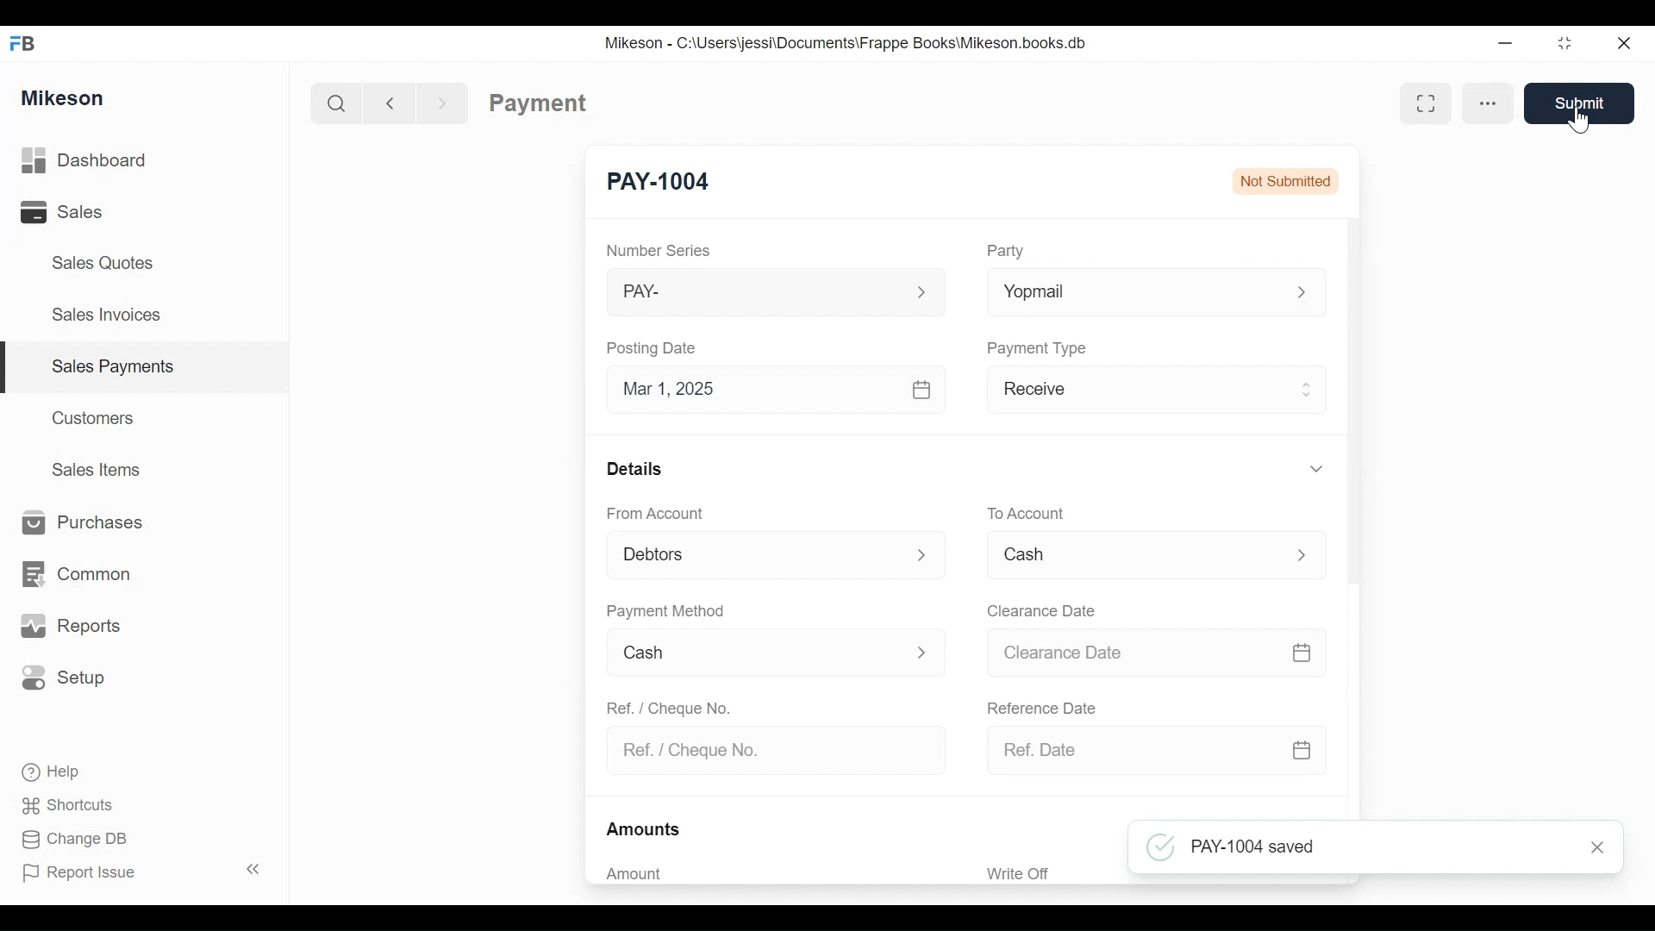  I want to click on Sales, so click(60, 214).